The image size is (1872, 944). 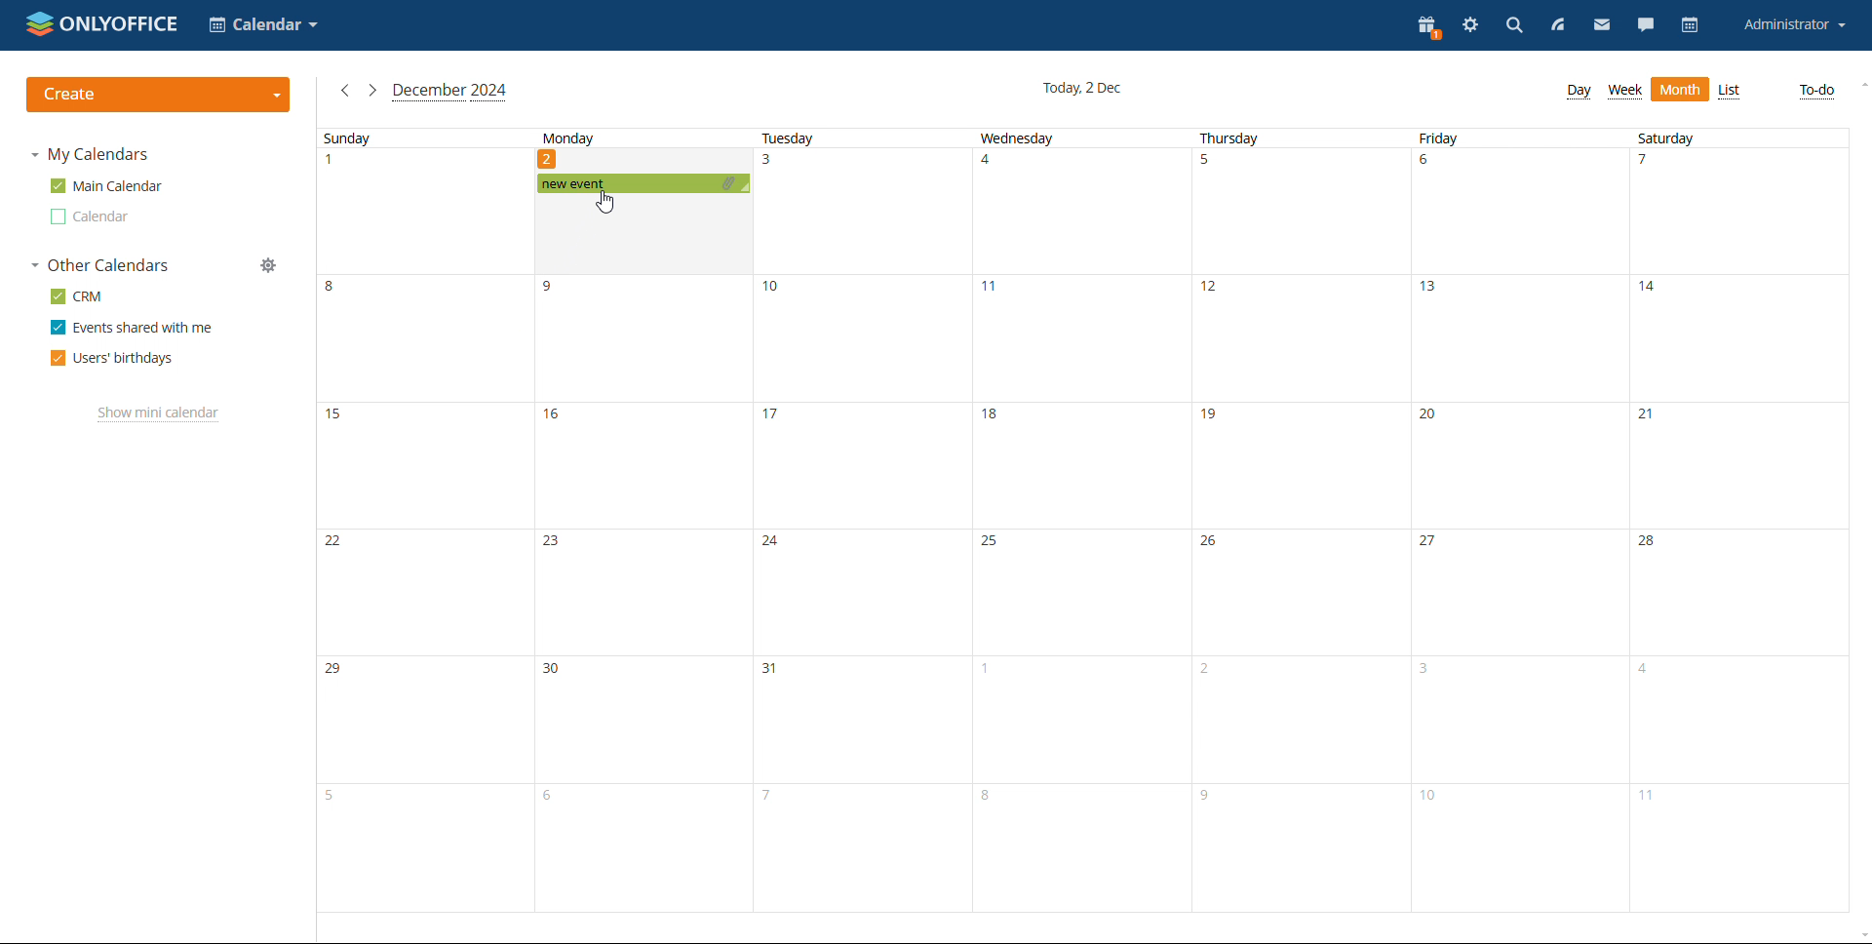 What do you see at coordinates (1794, 25) in the screenshot?
I see `Administrator` at bounding box center [1794, 25].